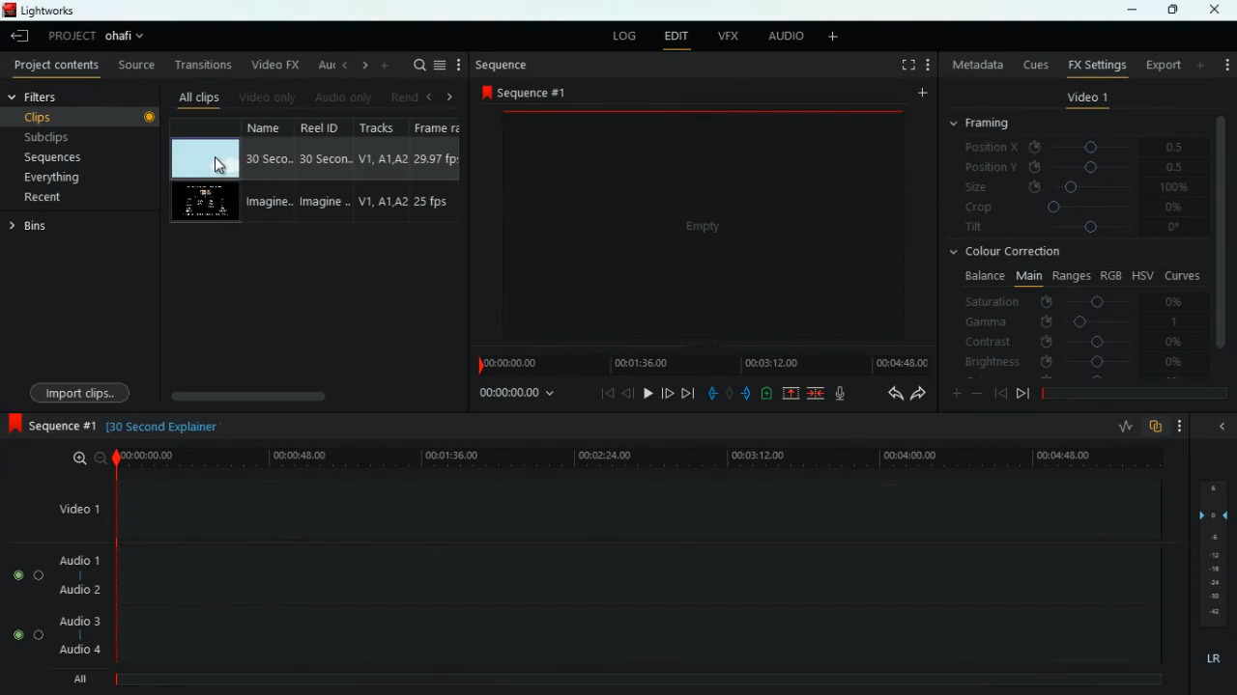 Image resolution: width=1237 pixels, height=695 pixels. I want to click on rend, so click(400, 97).